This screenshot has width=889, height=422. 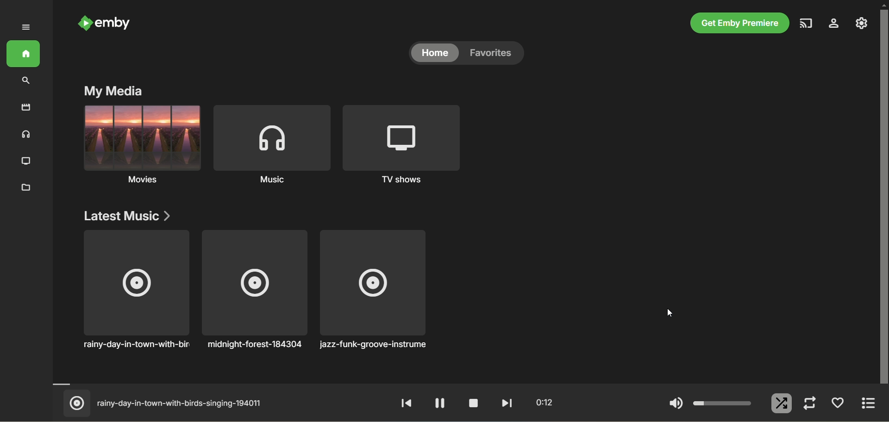 I want to click on expand, so click(x=25, y=27).